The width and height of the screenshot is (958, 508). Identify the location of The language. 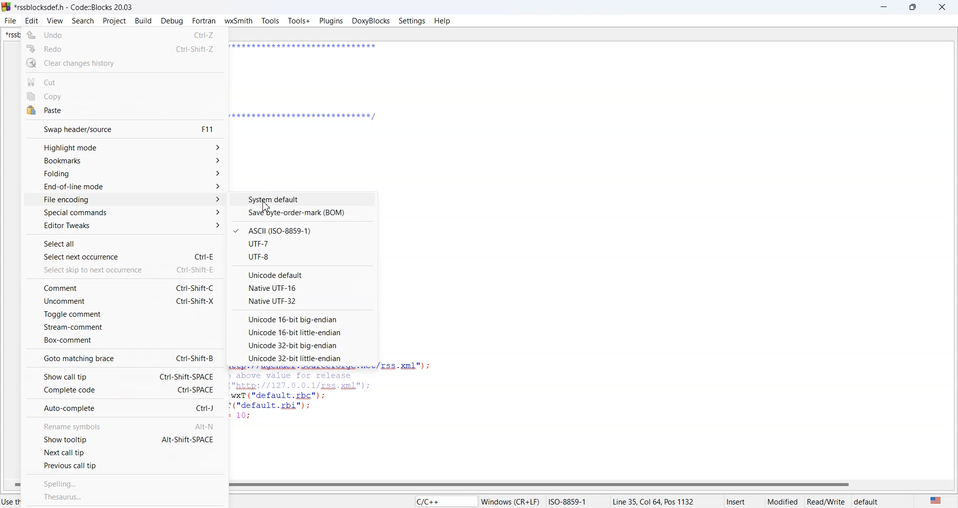
(935, 500).